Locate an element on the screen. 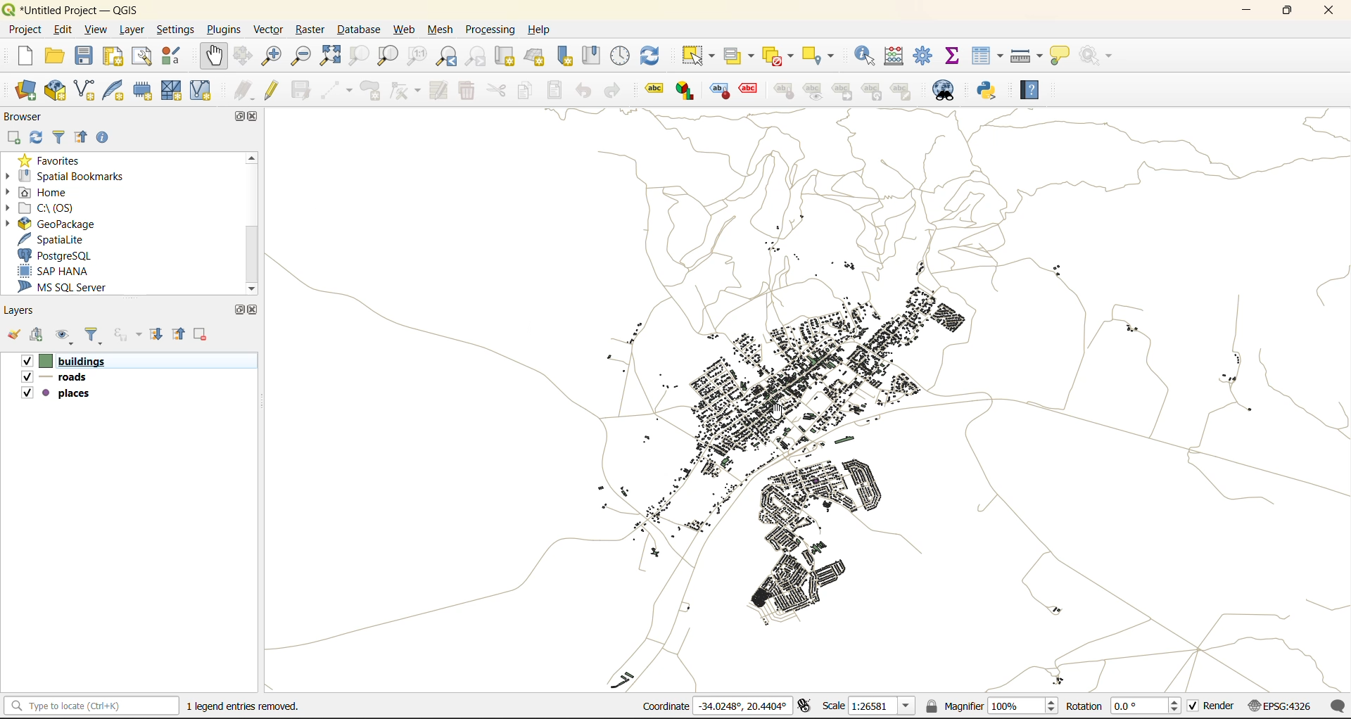 The image size is (1351, 719). sap hana is located at coordinates (58, 272).